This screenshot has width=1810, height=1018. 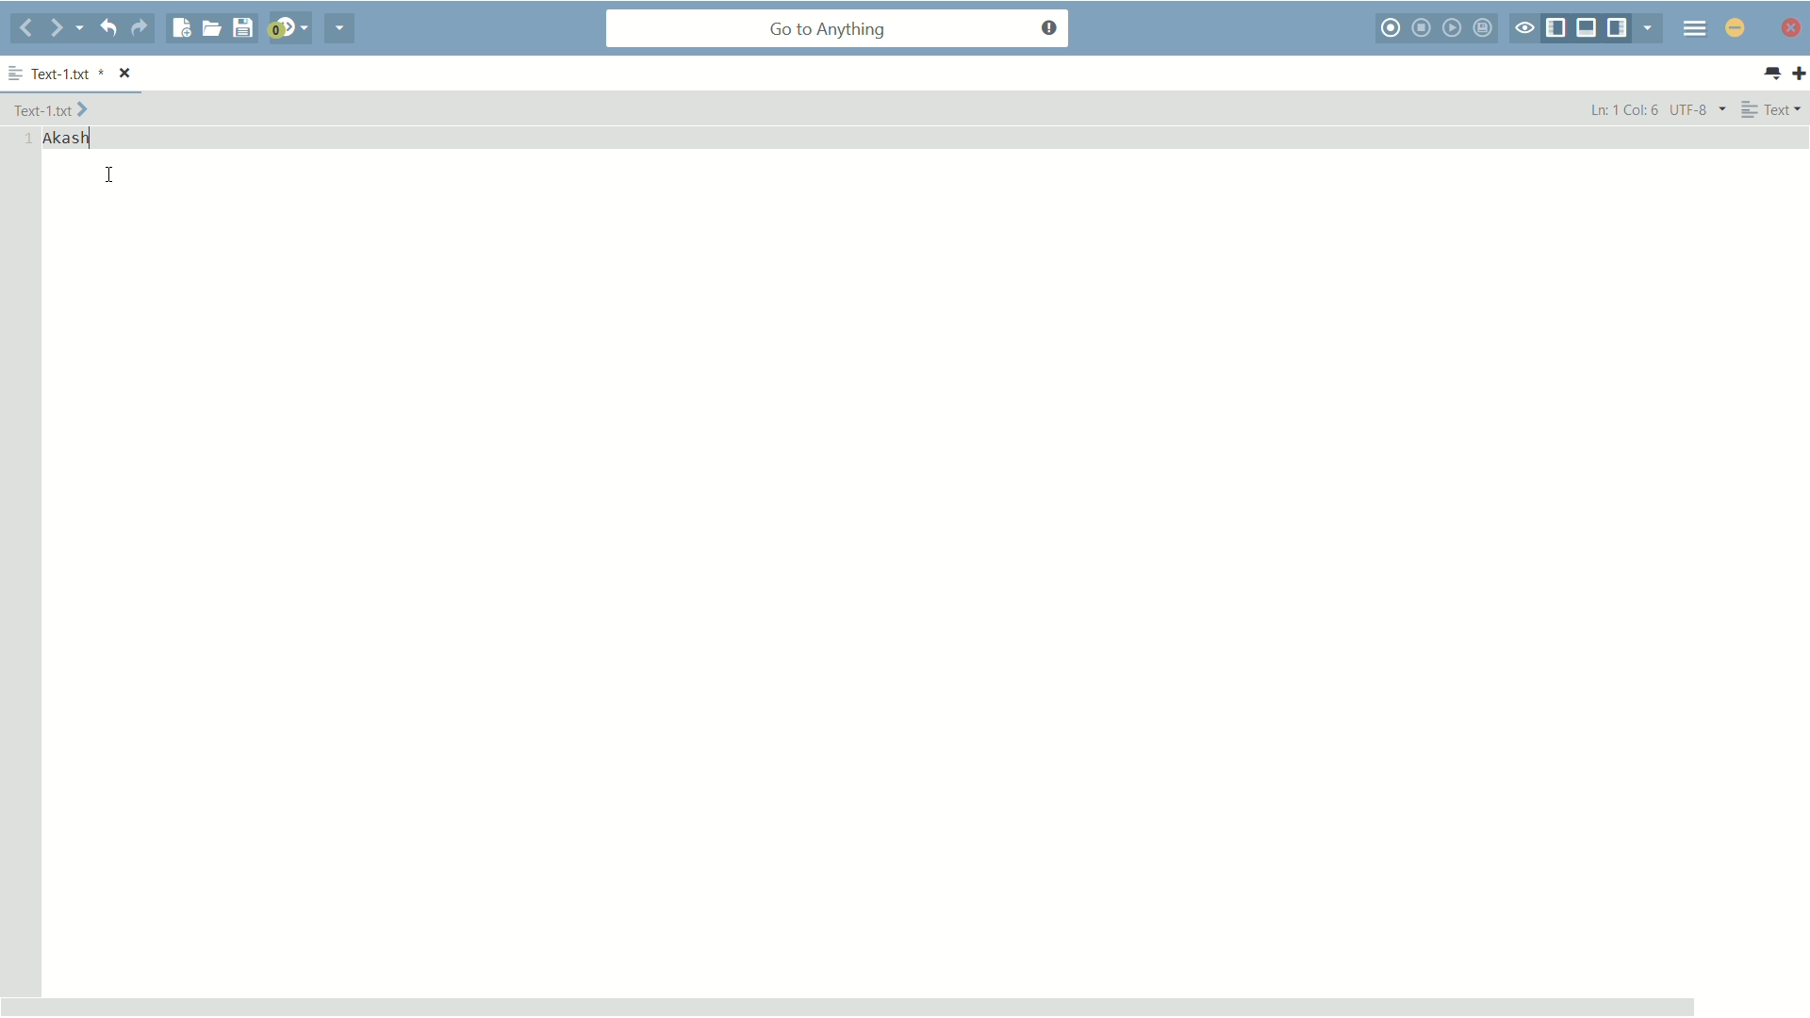 I want to click on Text-1.txt, so click(x=69, y=73).